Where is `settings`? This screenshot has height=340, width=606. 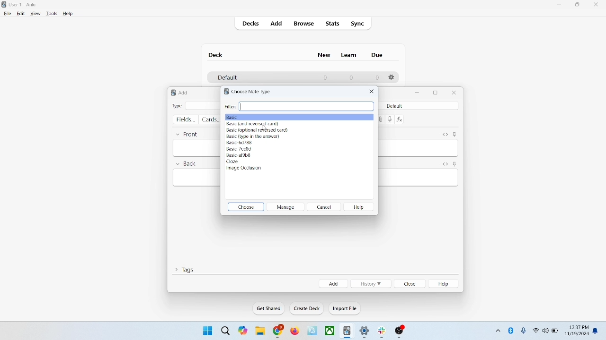
settings is located at coordinates (365, 332).